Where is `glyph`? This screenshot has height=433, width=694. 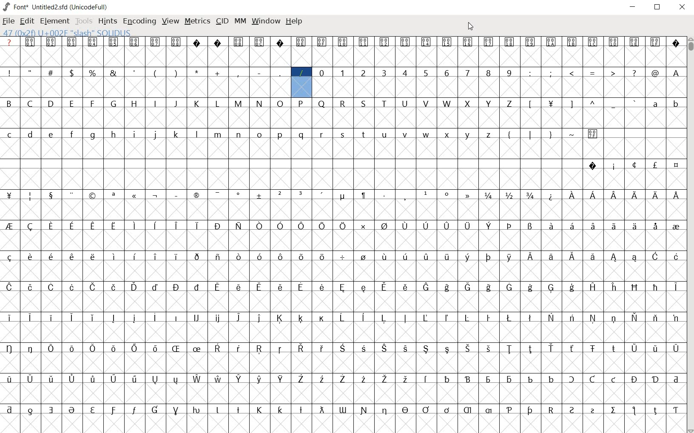
glyph is located at coordinates (634, 226).